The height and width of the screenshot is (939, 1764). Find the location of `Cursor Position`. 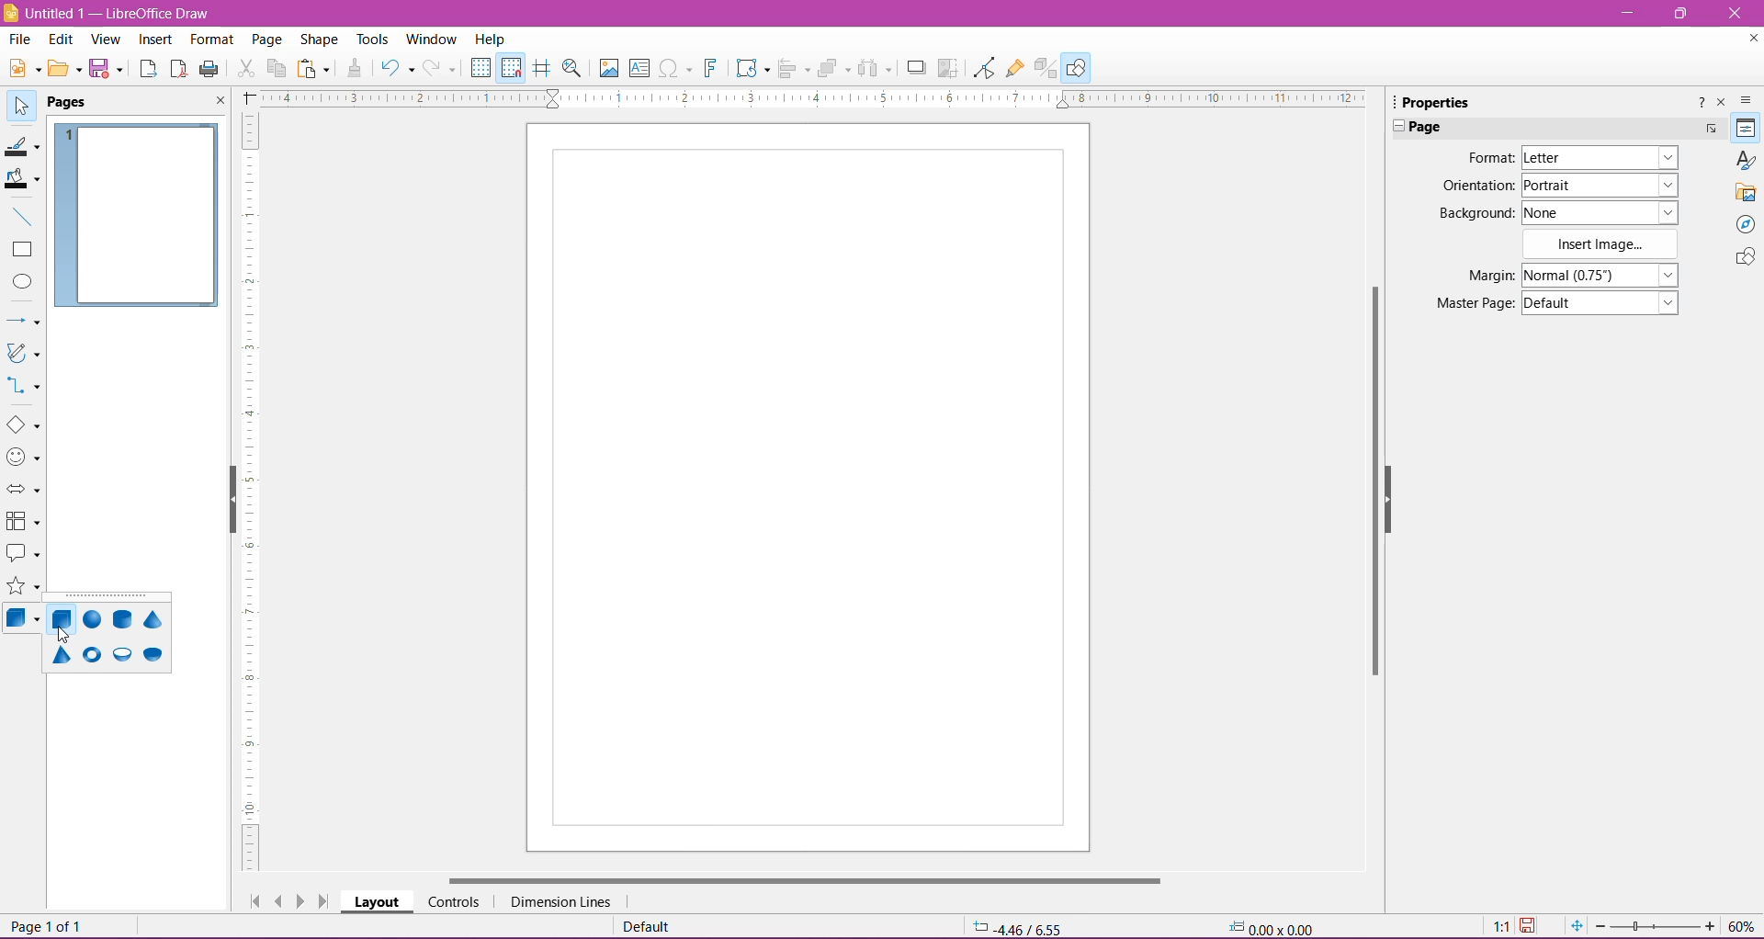

Cursor Position is located at coordinates (1020, 927).